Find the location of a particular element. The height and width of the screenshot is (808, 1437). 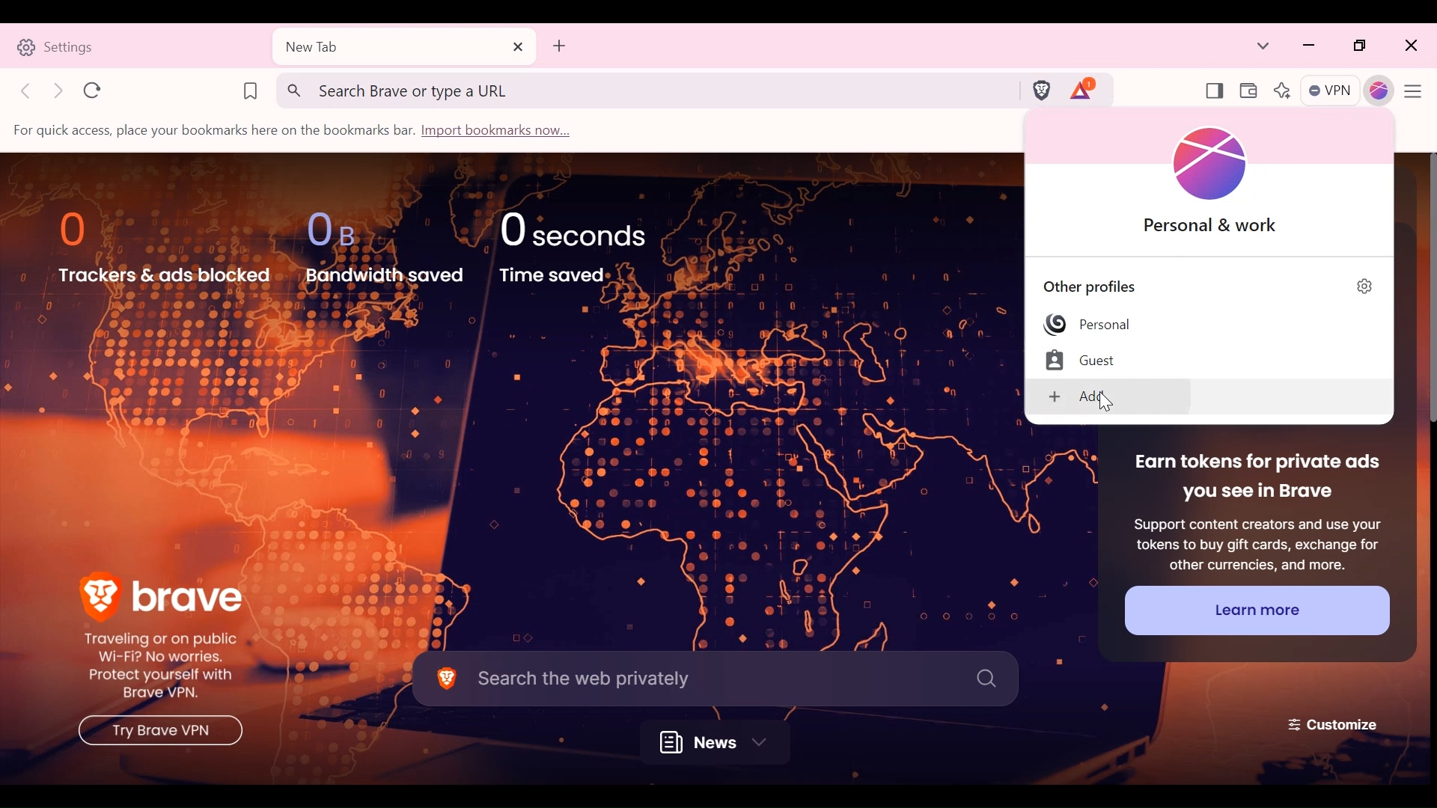

0 Trackers & ads Blocked is located at coordinates (165, 247).